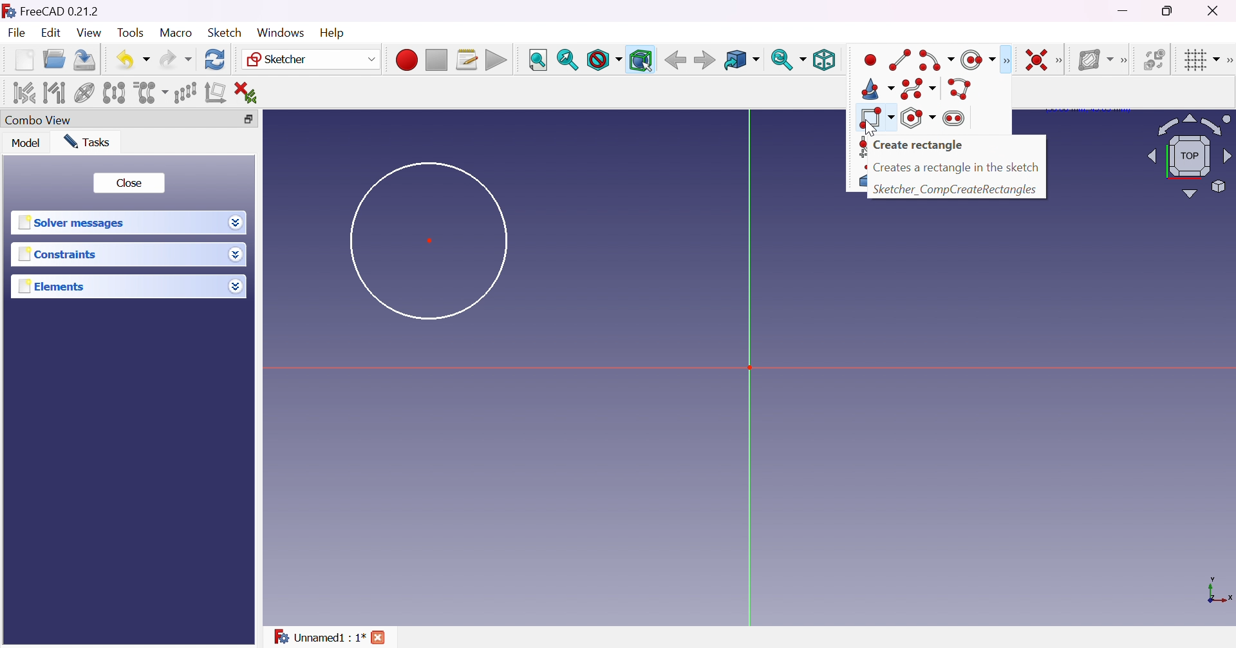 The image size is (1236, 648). What do you see at coordinates (55, 91) in the screenshot?
I see `Select associated geometry` at bounding box center [55, 91].